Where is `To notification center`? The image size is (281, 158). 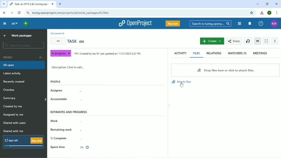
To notification center is located at coordinates (250, 23).